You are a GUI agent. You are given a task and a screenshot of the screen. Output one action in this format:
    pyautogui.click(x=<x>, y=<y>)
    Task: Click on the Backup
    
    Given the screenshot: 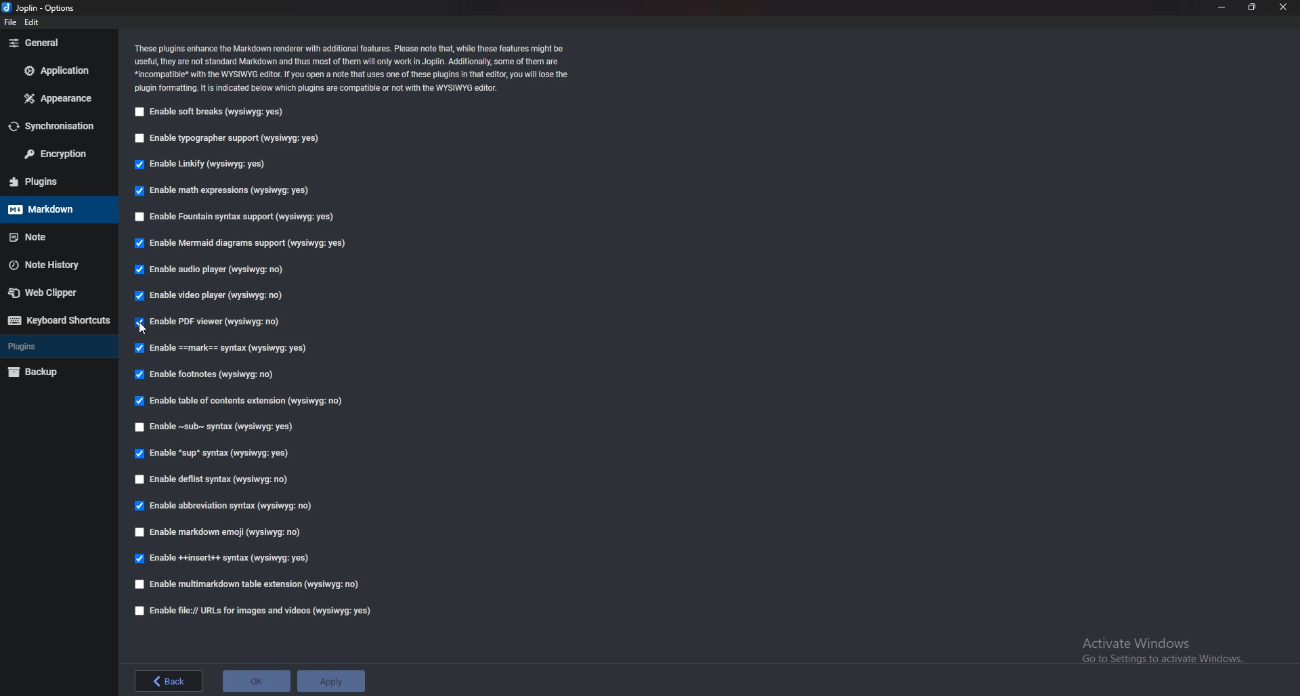 What is the action you would take?
    pyautogui.click(x=51, y=372)
    